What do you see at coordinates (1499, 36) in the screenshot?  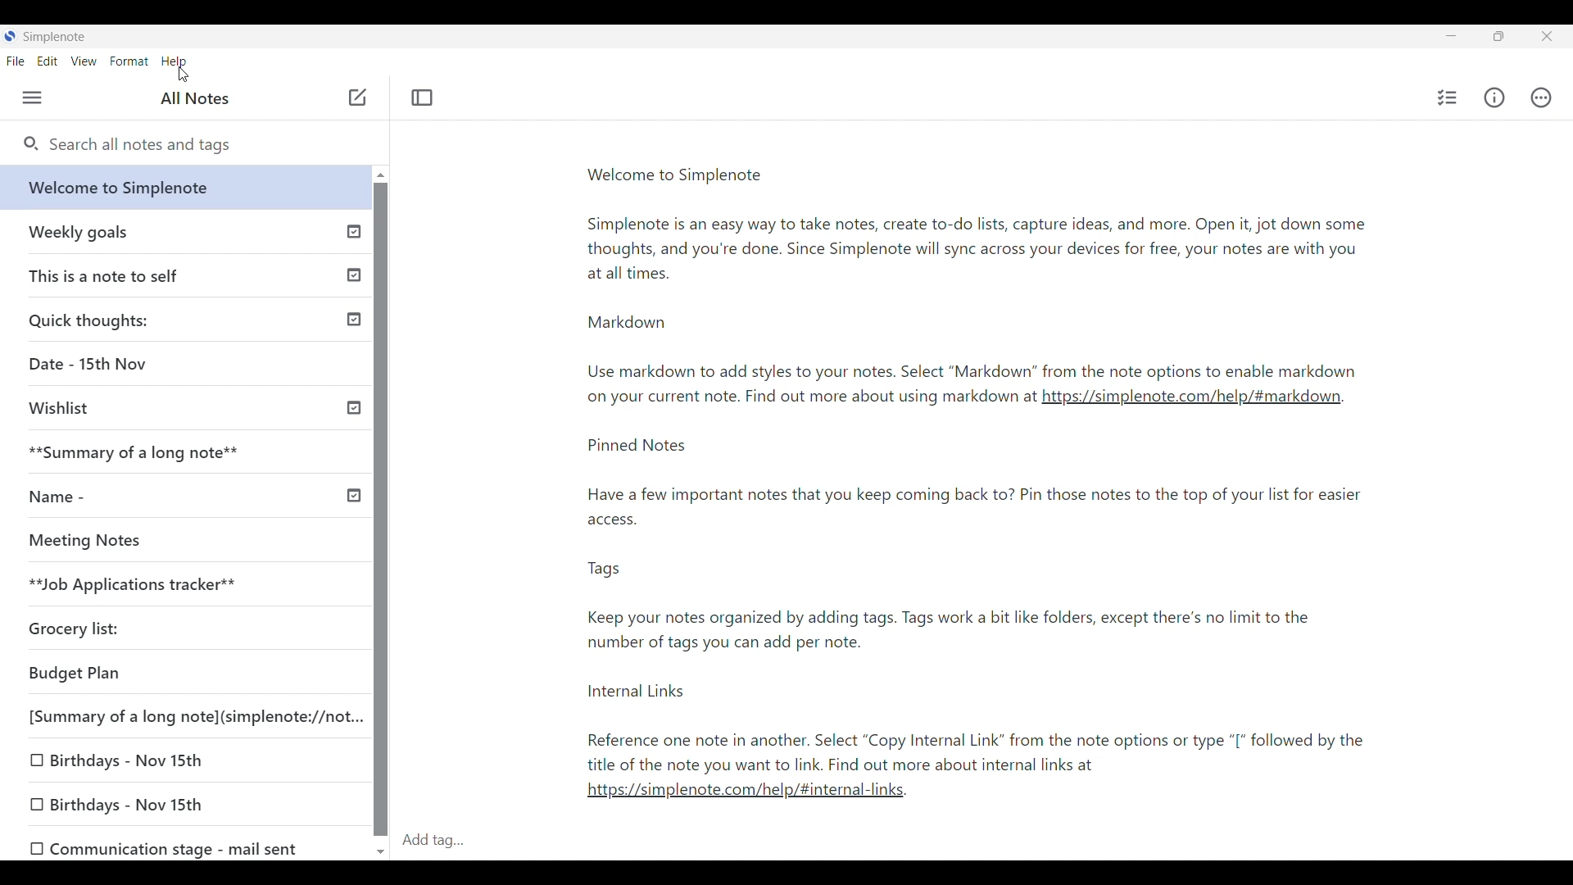 I see `Show interface in a smaller tab` at bounding box center [1499, 36].